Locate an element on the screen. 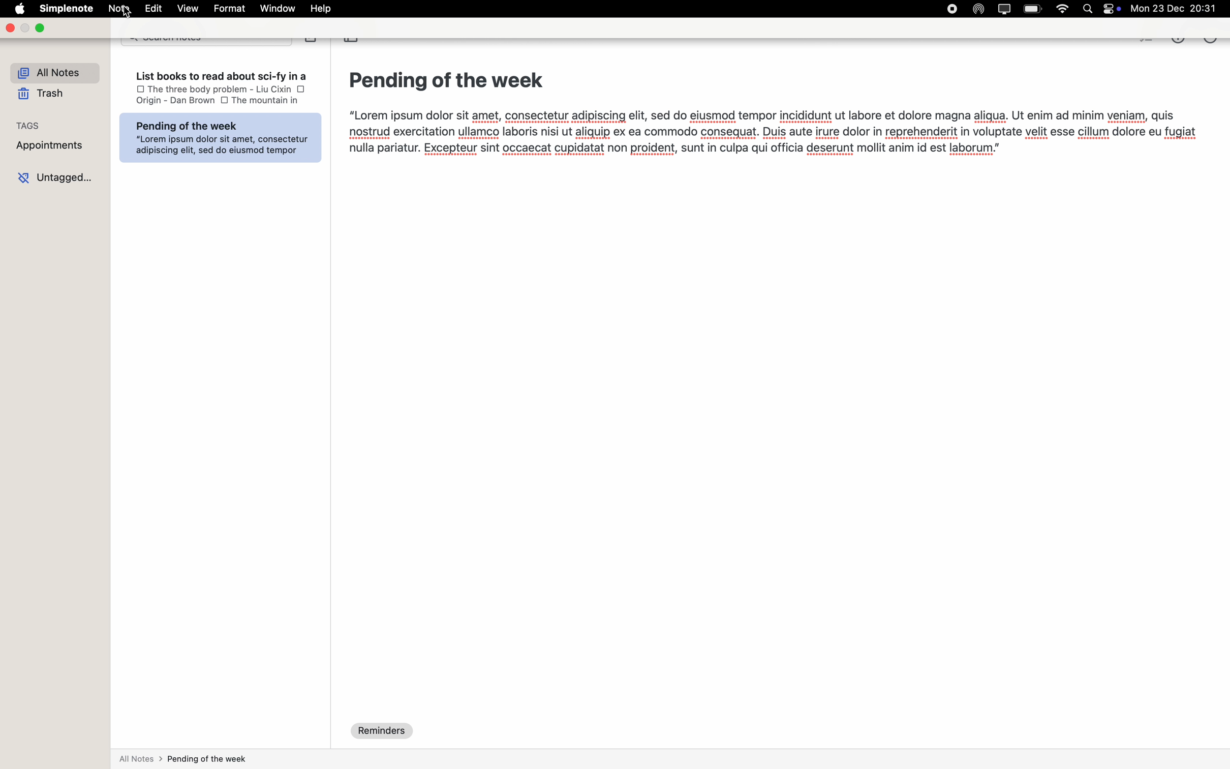  List books to read about sci-fv in a is located at coordinates (220, 74).